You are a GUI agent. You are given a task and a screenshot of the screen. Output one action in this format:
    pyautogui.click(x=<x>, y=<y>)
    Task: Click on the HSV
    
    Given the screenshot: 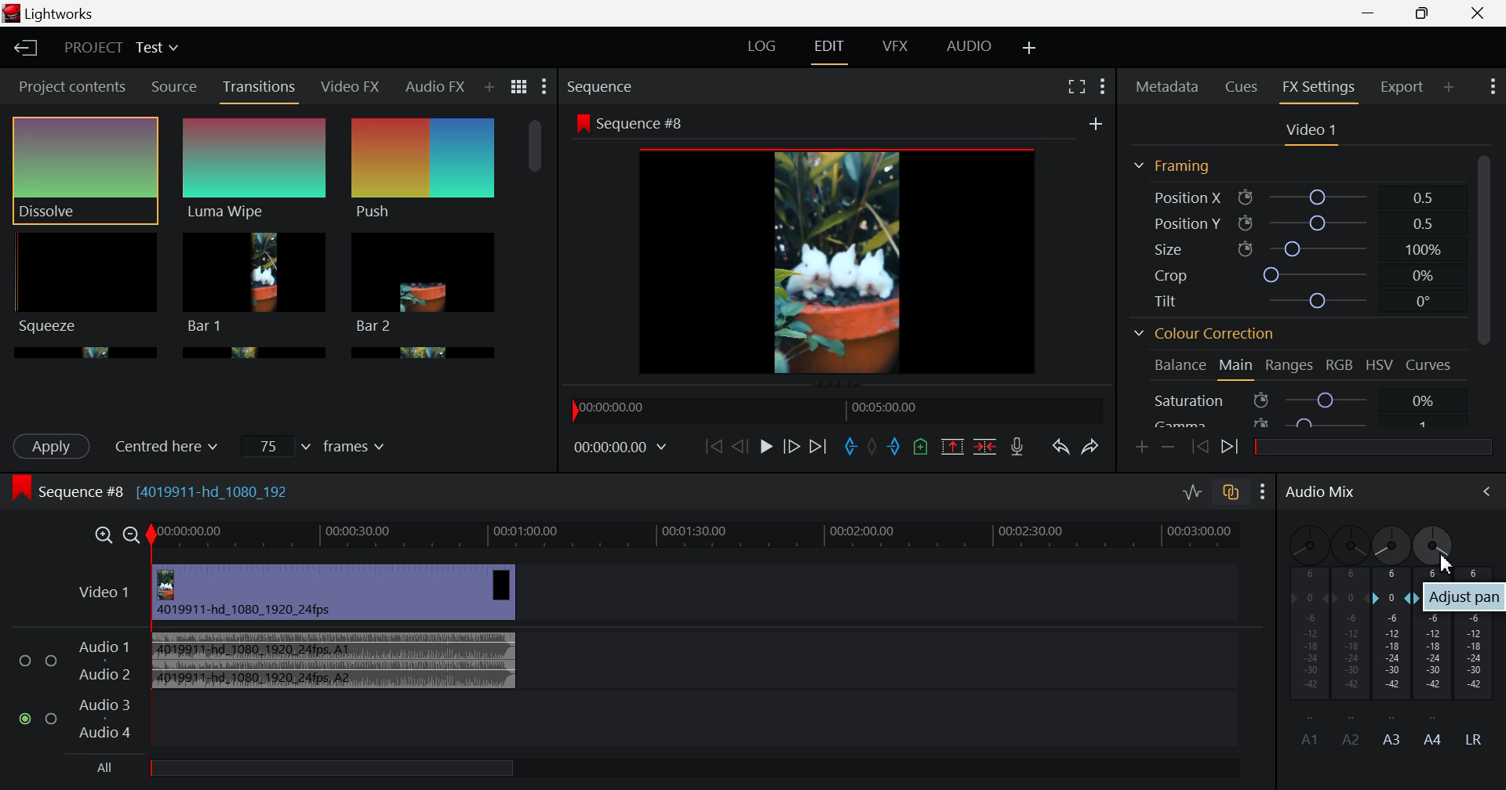 What is the action you would take?
    pyautogui.click(x=1380, y=368)
    